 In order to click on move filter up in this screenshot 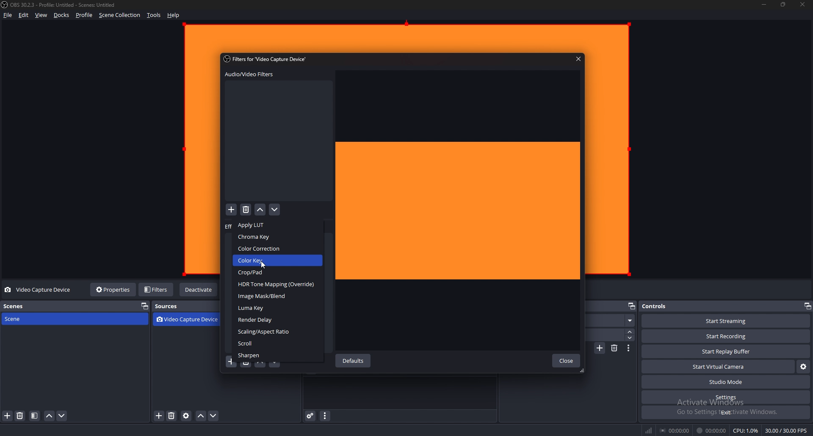, I will do `click(260, 210)`.